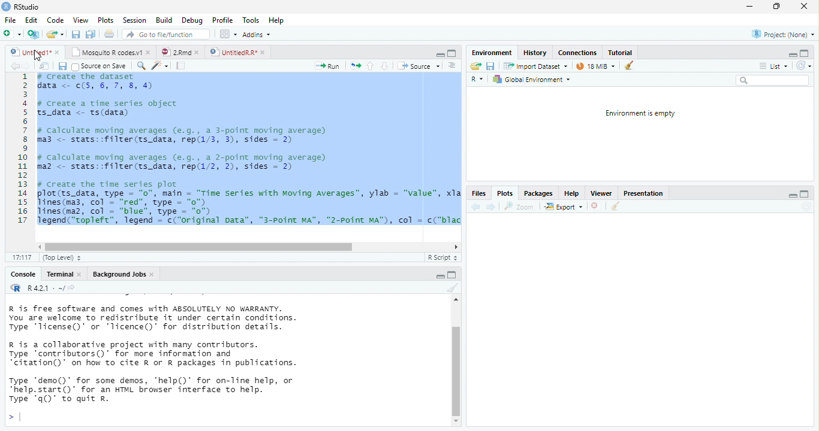 The image size is (819, 431). Describe the element at coordinates (62, 66) in the screenshot. I see `save` at that location.